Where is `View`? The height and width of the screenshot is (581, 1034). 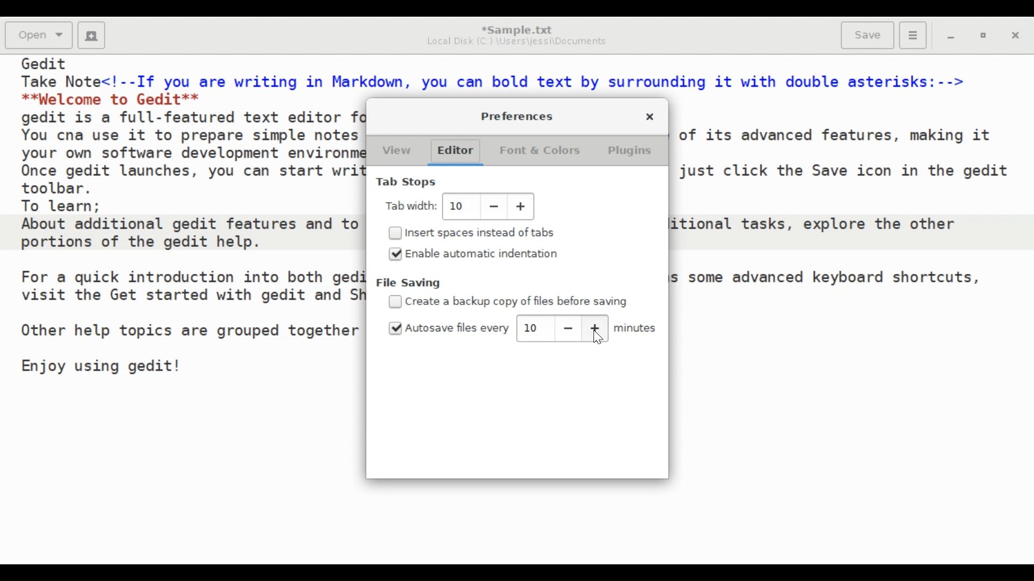 View is located at coordinates (395, 151).